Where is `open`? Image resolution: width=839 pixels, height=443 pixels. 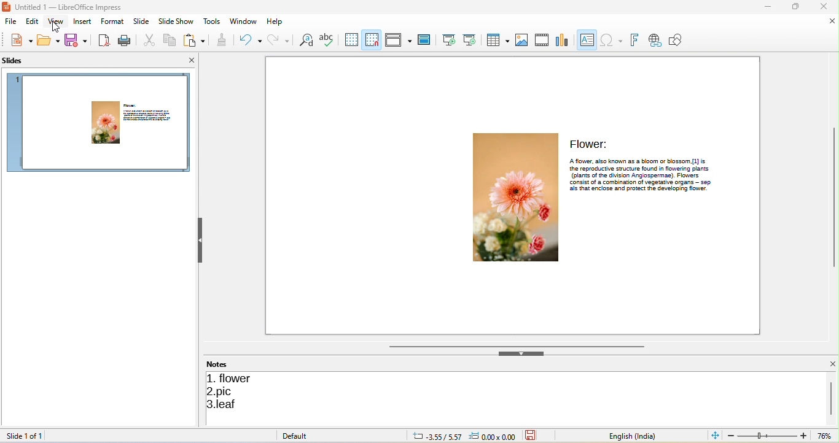
open is located at coordinates (49, 40).